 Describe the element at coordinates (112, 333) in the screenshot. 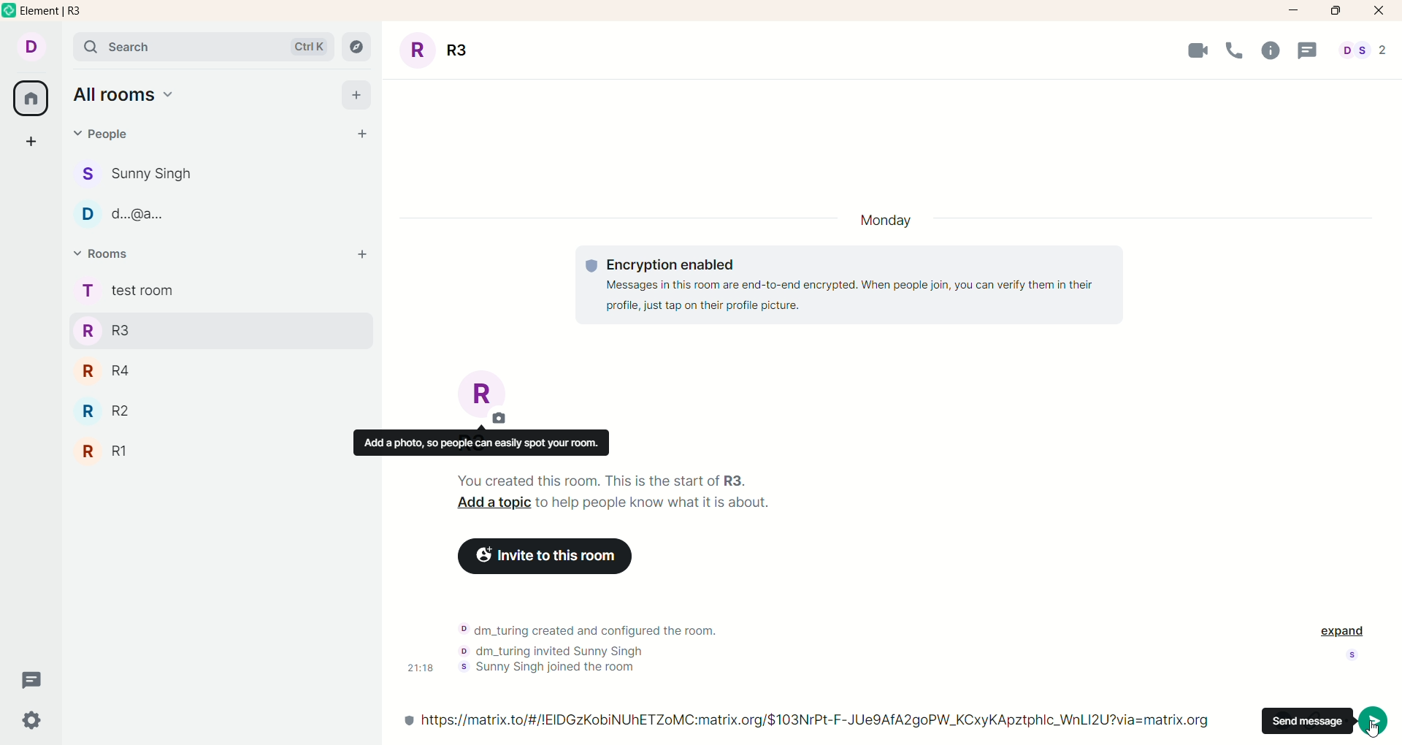

I see `R3` at that location.